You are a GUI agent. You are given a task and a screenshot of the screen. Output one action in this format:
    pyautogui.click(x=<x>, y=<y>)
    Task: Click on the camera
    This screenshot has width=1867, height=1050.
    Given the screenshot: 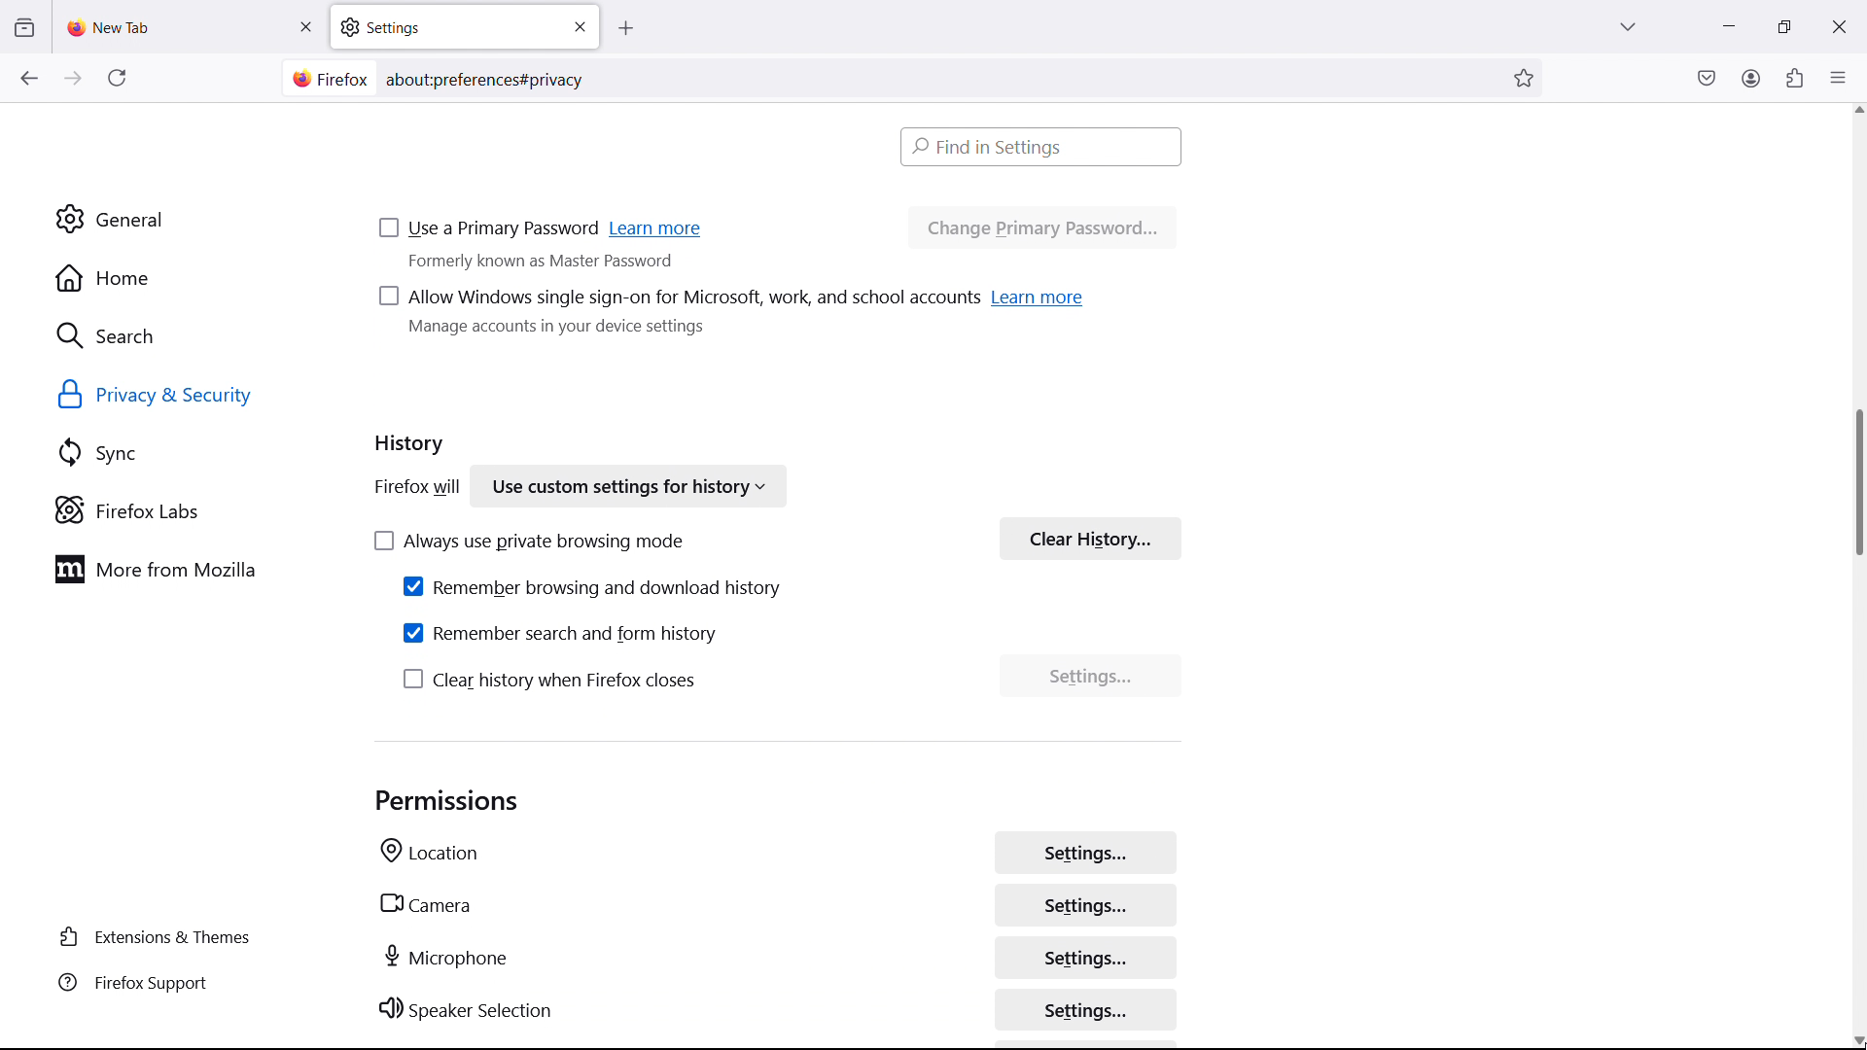 What is the action you would take?
    pyautogui.click(x=424, y=901)
    